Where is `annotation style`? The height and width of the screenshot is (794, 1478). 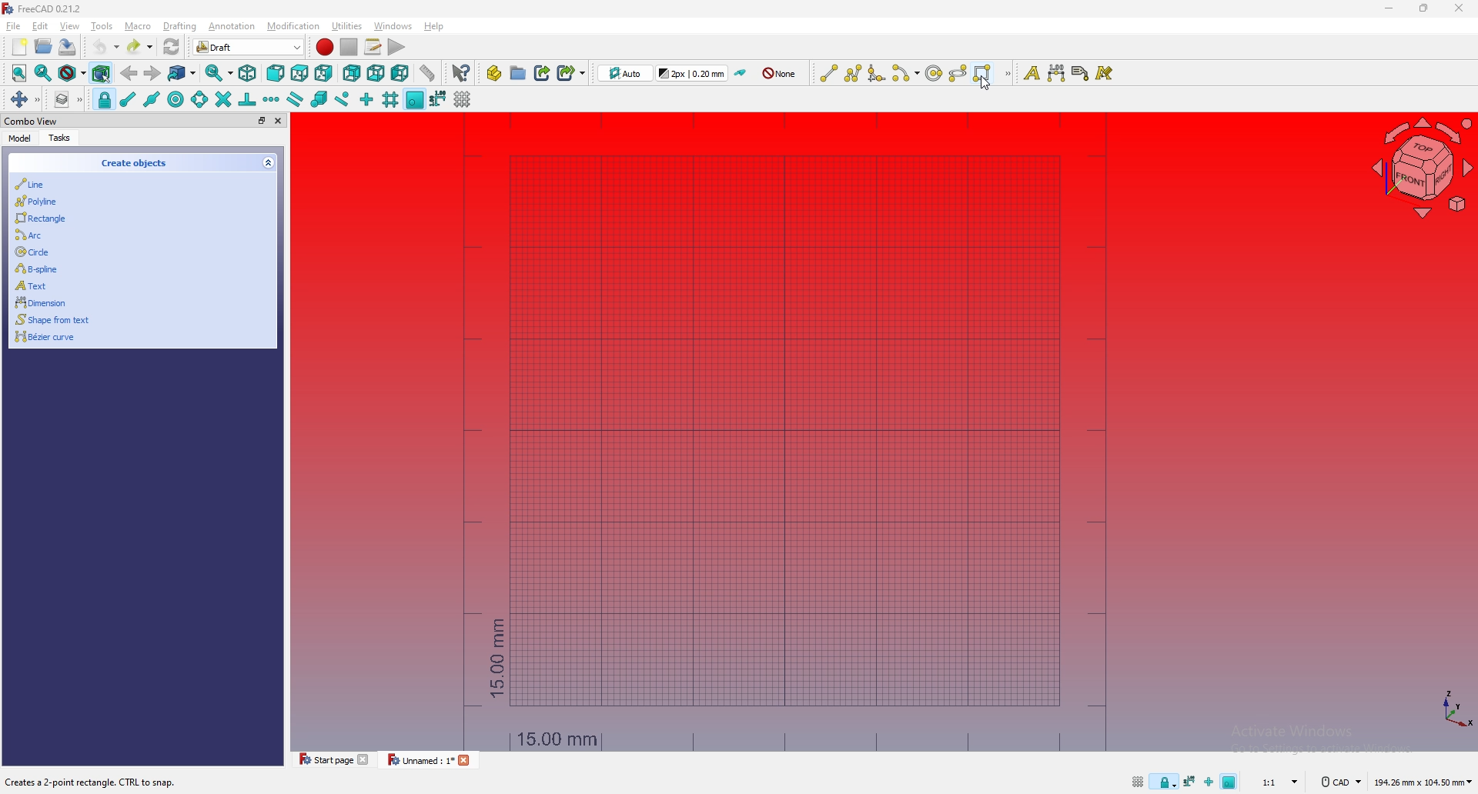
annotation style is located at coordinates (1105, 73).